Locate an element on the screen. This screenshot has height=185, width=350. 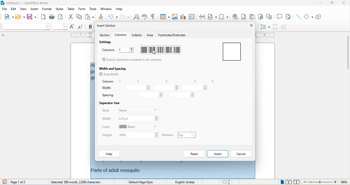
styles is located at coordinates (60, 9).